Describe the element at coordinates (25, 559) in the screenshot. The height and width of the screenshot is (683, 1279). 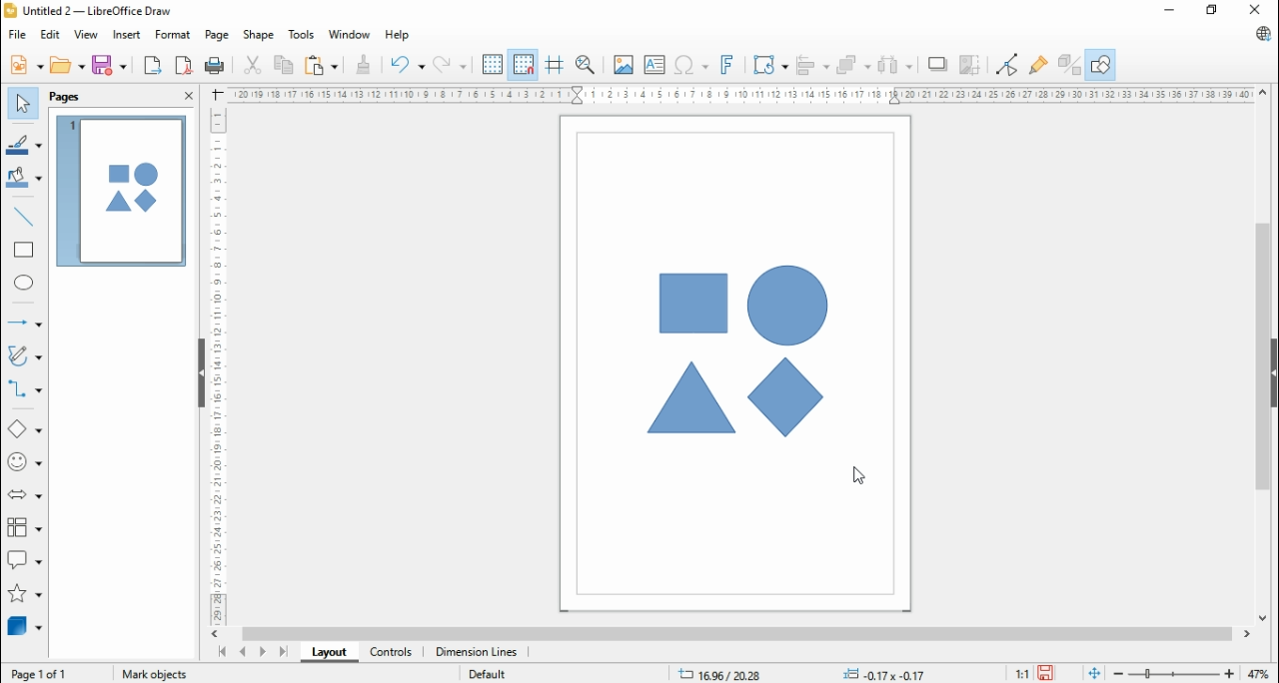
I see `callout shapes` at that location.